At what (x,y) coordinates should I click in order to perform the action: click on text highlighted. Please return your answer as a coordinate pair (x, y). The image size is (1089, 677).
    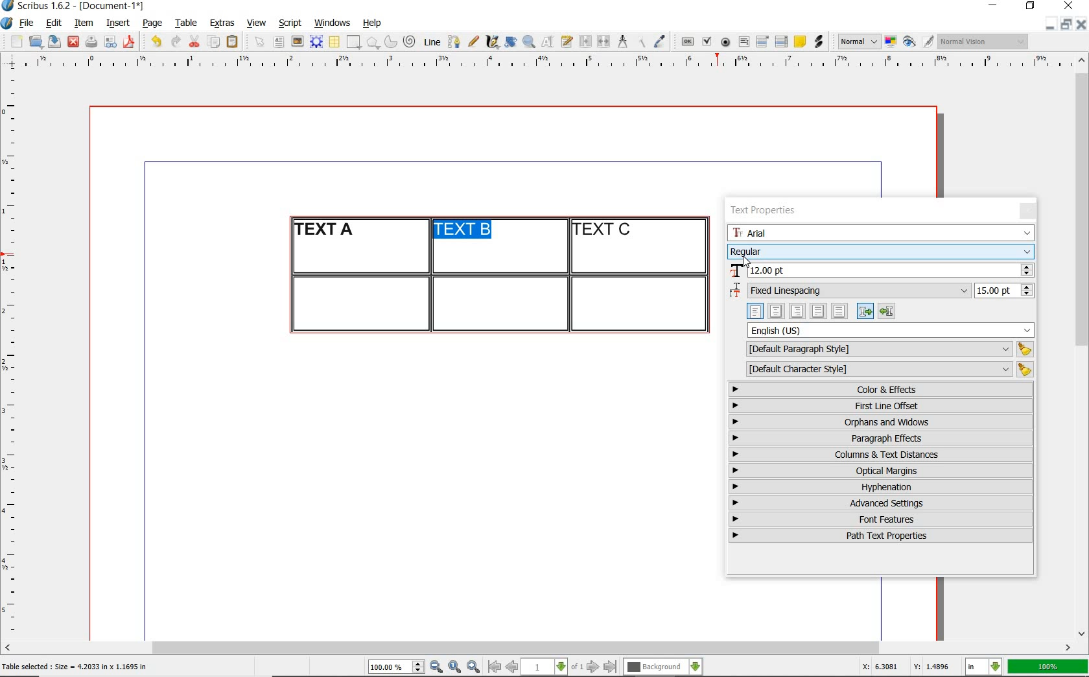
    Looking at the image, I should click on (460, 230).